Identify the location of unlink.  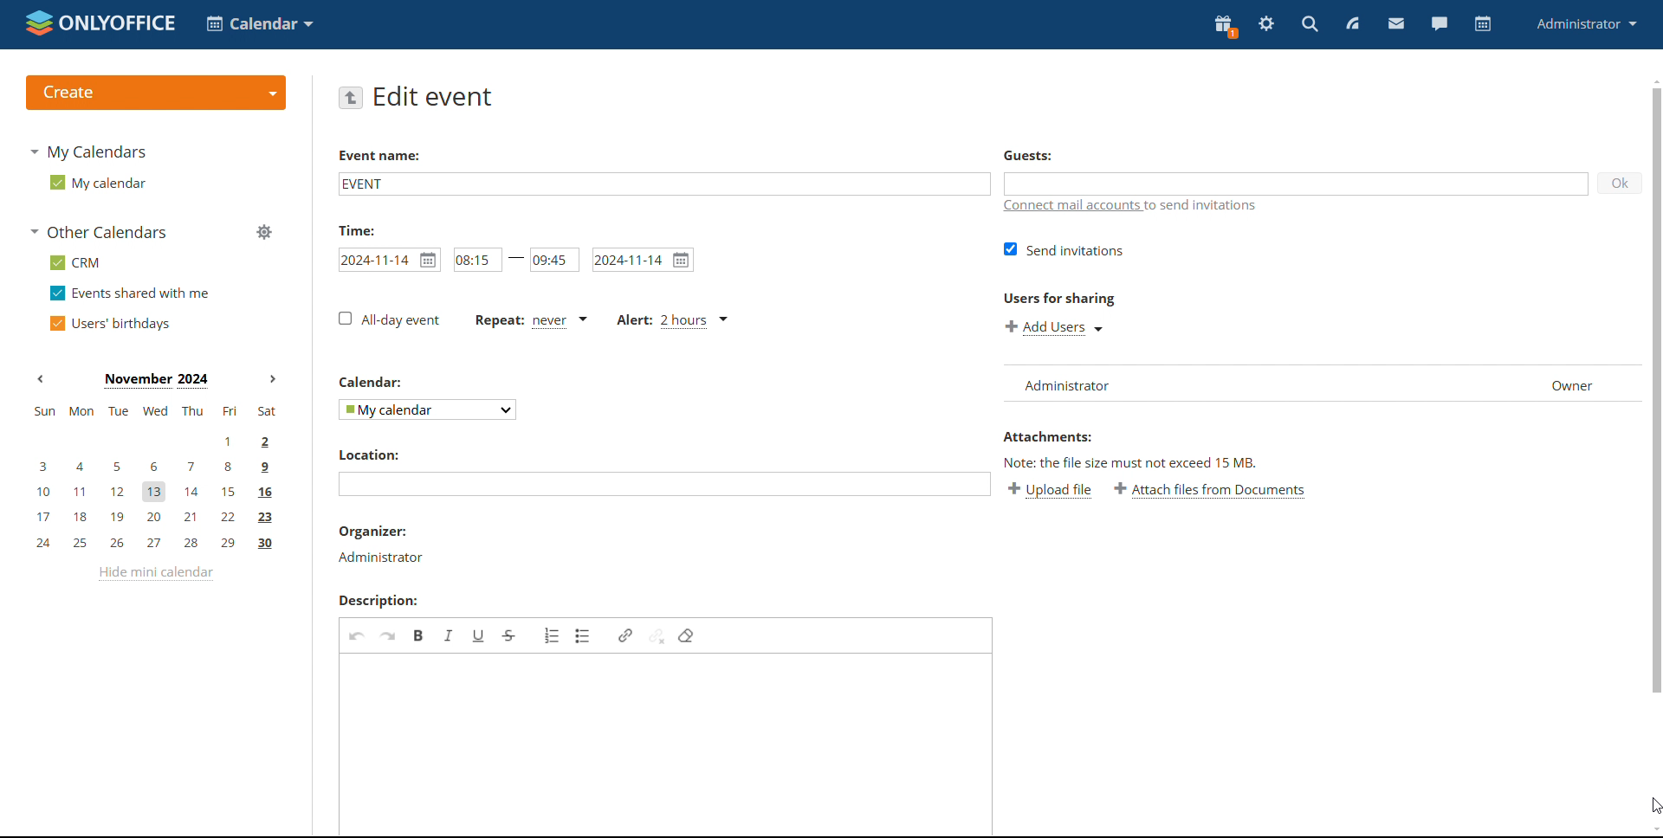
(657, 636).